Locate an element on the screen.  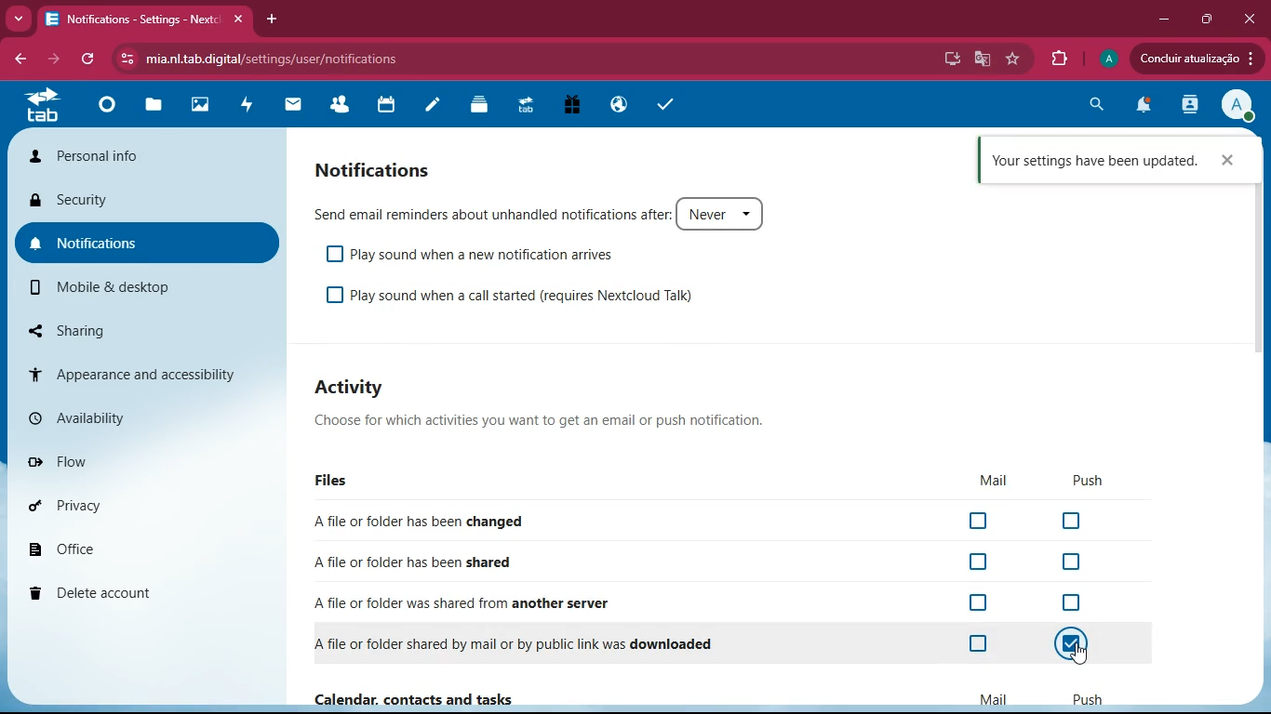
mail is located at coordinates (290, 108).